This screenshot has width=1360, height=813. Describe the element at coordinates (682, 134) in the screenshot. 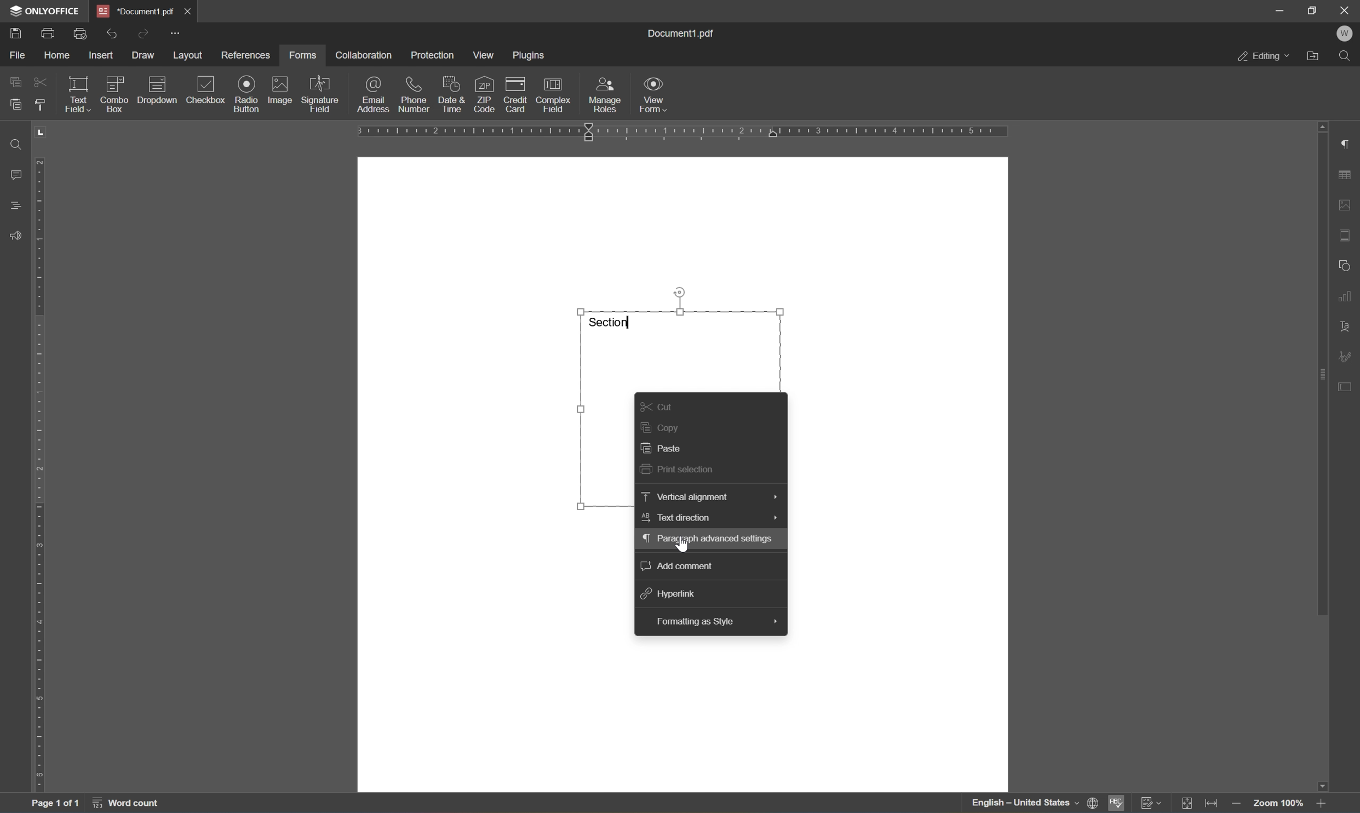

I see `ruler` at that location.